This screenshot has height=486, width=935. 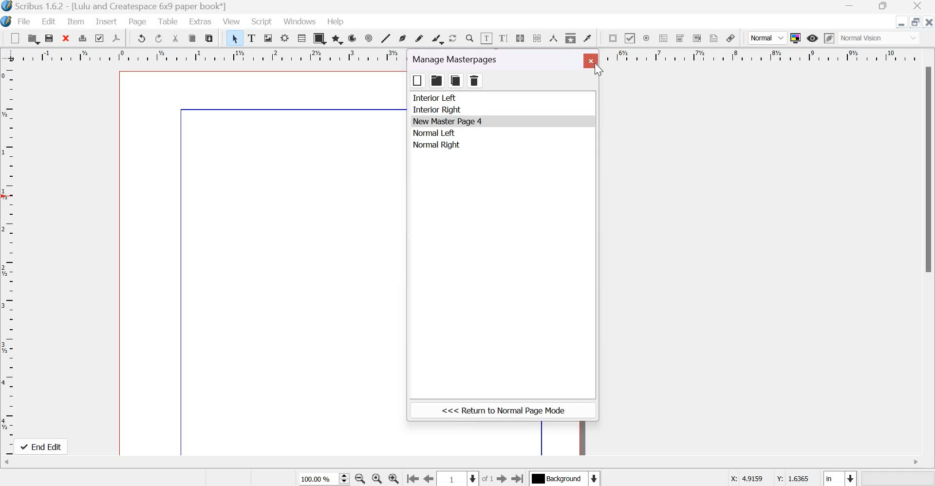 What do you see at coordinates (411, 478) in the screenshot?
I see `go to the first page` at bounding box center [411, 478].